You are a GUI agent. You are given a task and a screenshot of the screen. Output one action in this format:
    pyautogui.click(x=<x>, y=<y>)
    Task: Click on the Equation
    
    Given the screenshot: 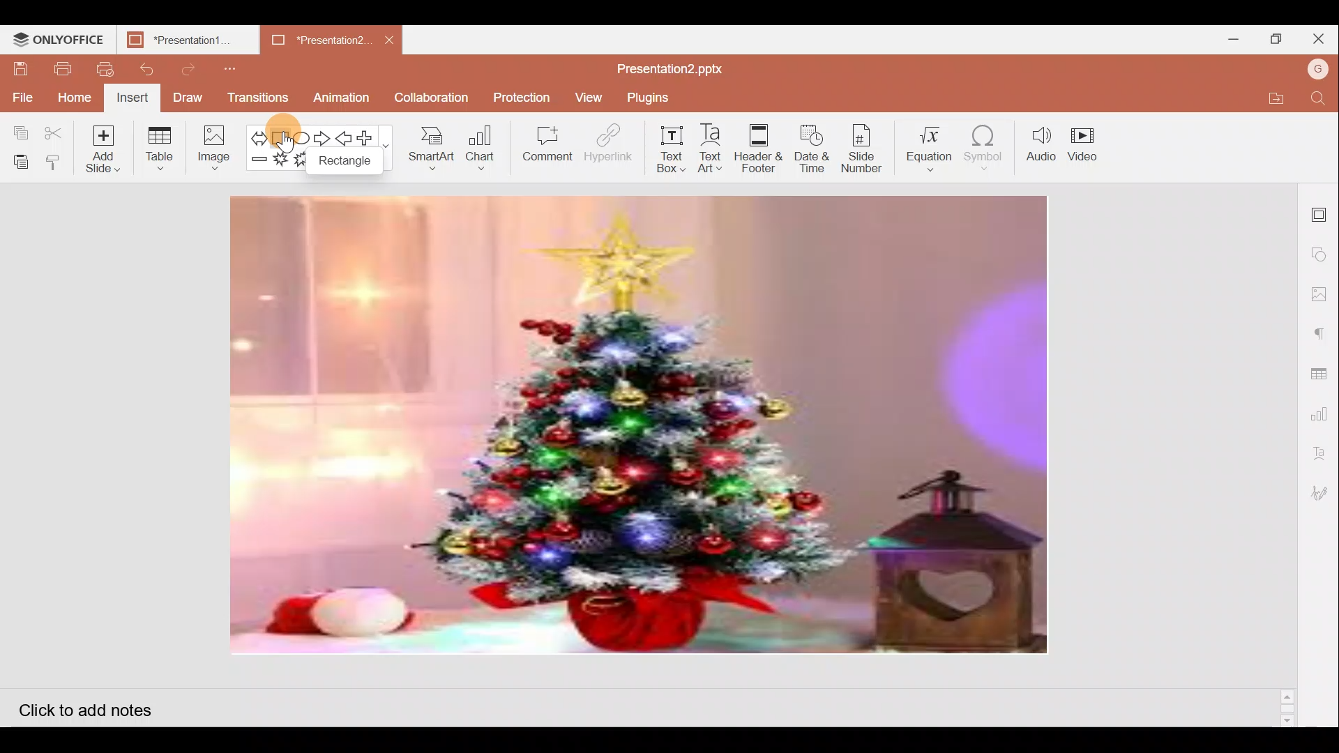 What is the action you would take?
    pyautogui.click(x=929, y=146)
    